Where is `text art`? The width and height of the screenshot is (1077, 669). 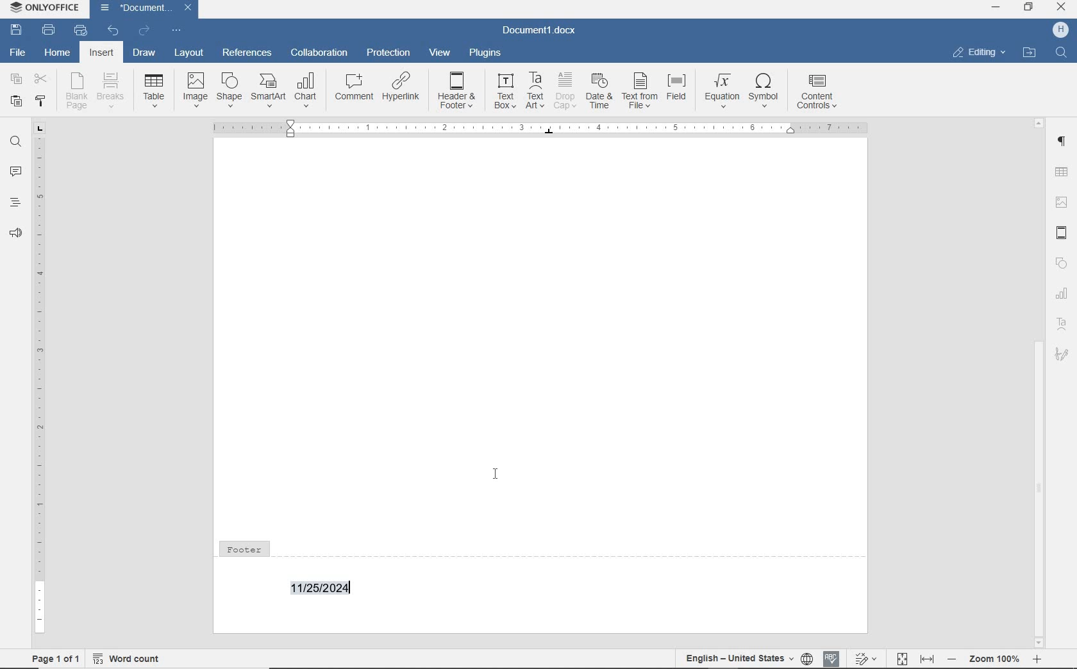 text art is located at coordinates (536, 90).